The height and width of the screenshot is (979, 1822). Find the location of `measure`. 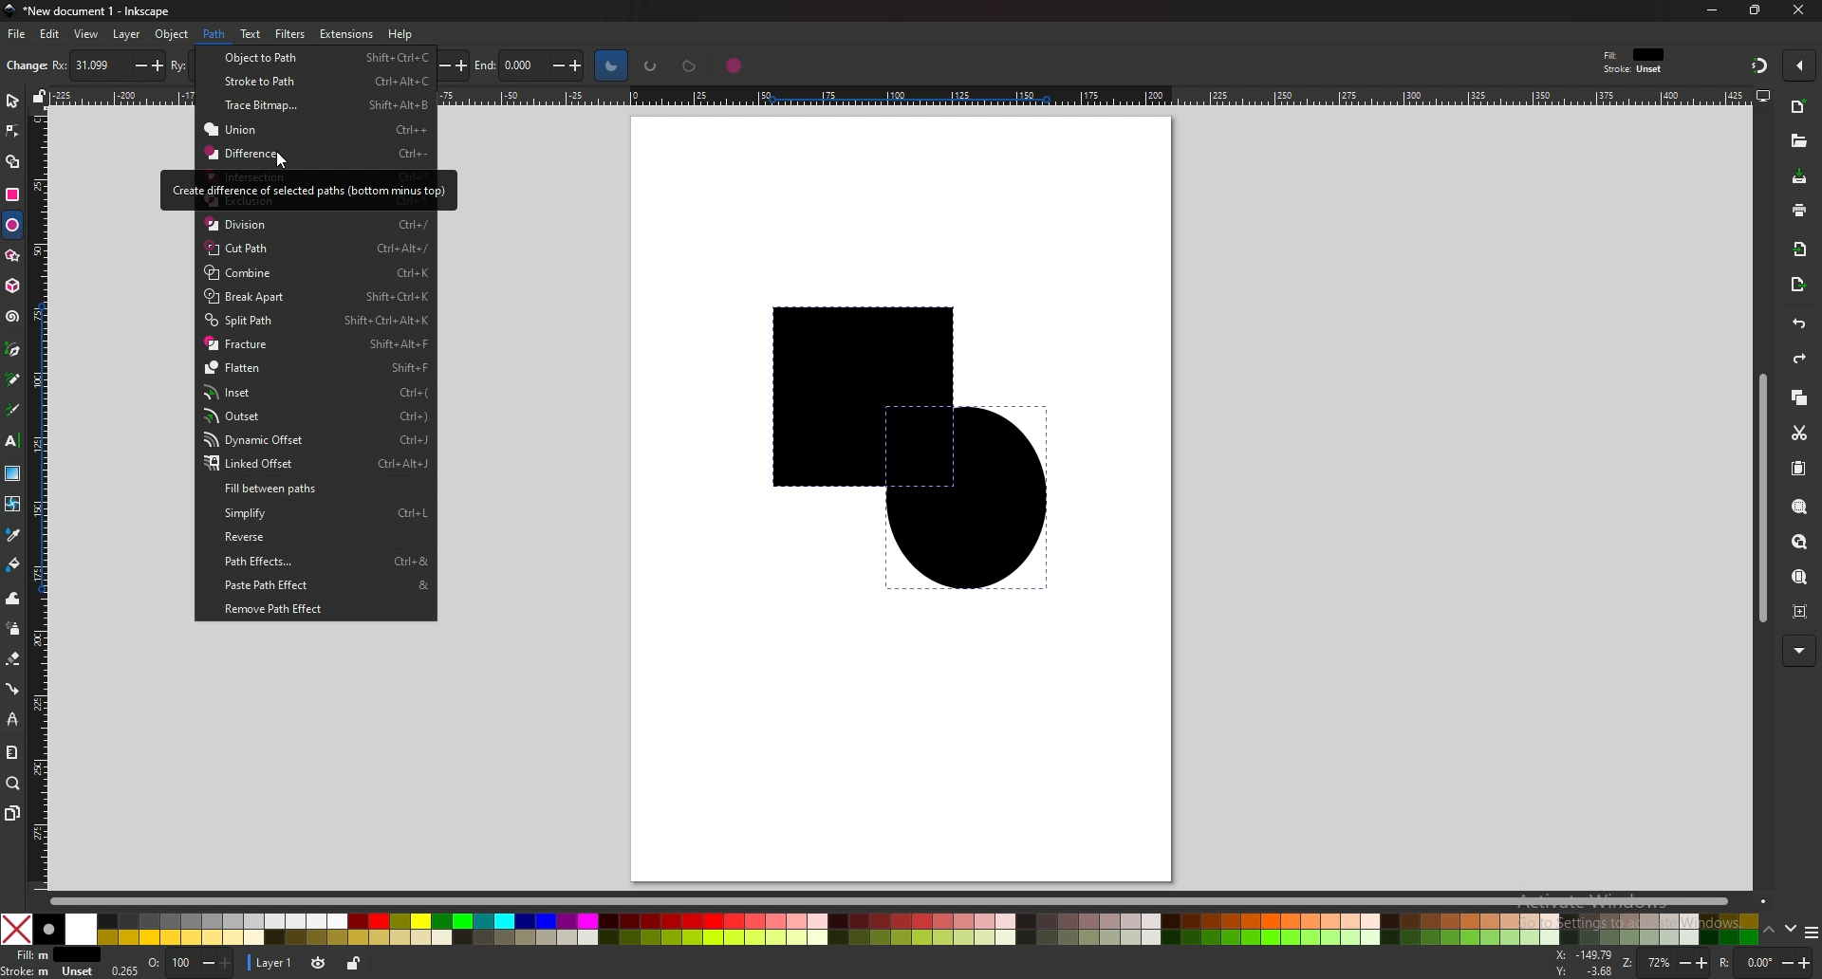

measure is located at coordinates (13, 753).